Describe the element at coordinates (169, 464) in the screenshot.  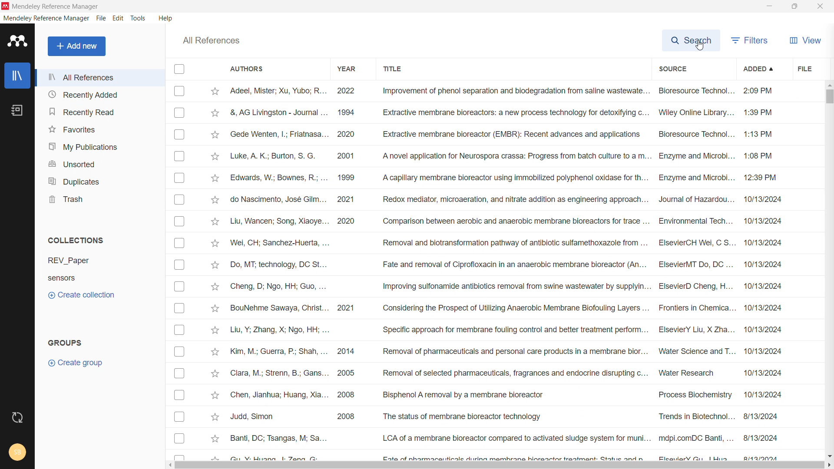
I see `scroll left` at that location.